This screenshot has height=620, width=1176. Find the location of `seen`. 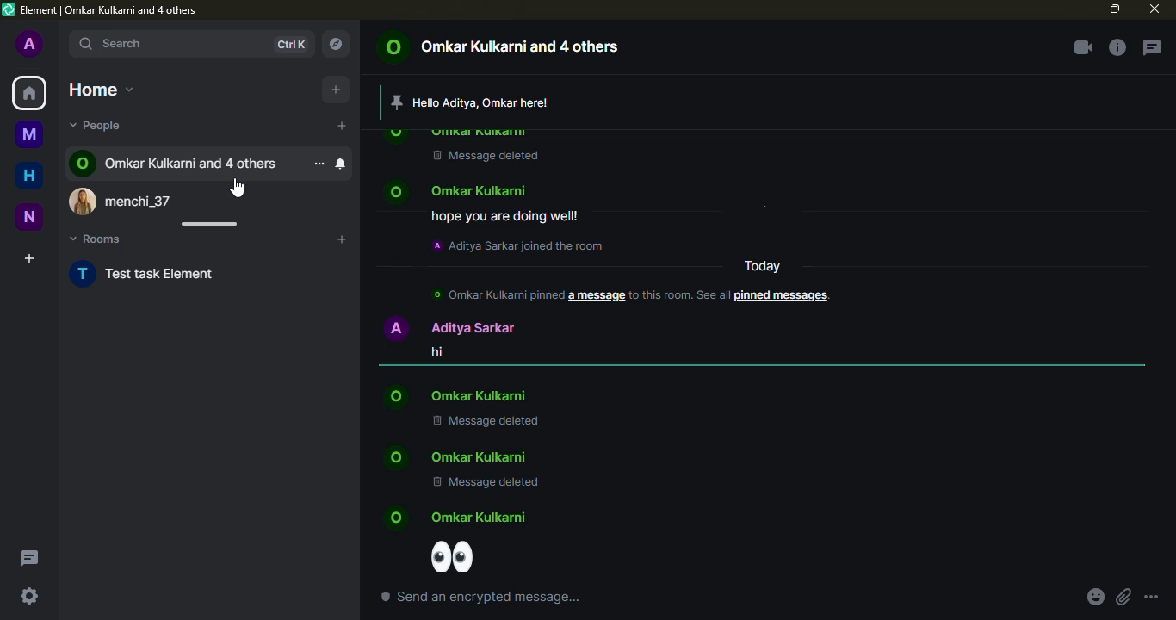

seen is located at coordinates (1120, 545).